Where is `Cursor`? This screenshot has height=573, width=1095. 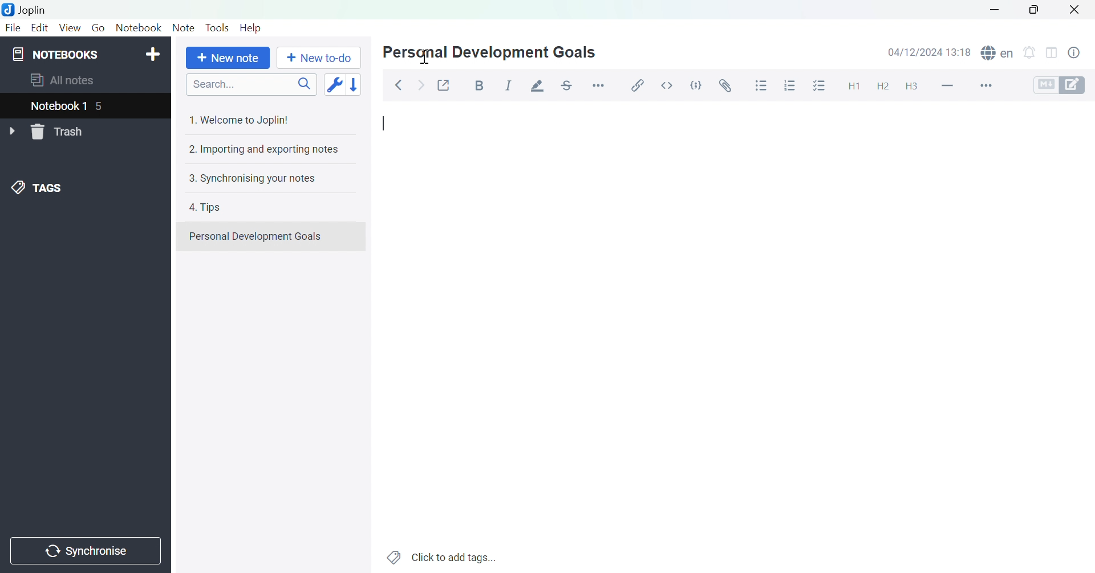 Cursor is located at coordinates (427, 57).